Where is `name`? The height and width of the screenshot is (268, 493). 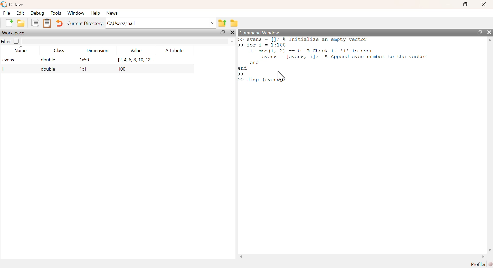 name is located at coordinates (18, 51).